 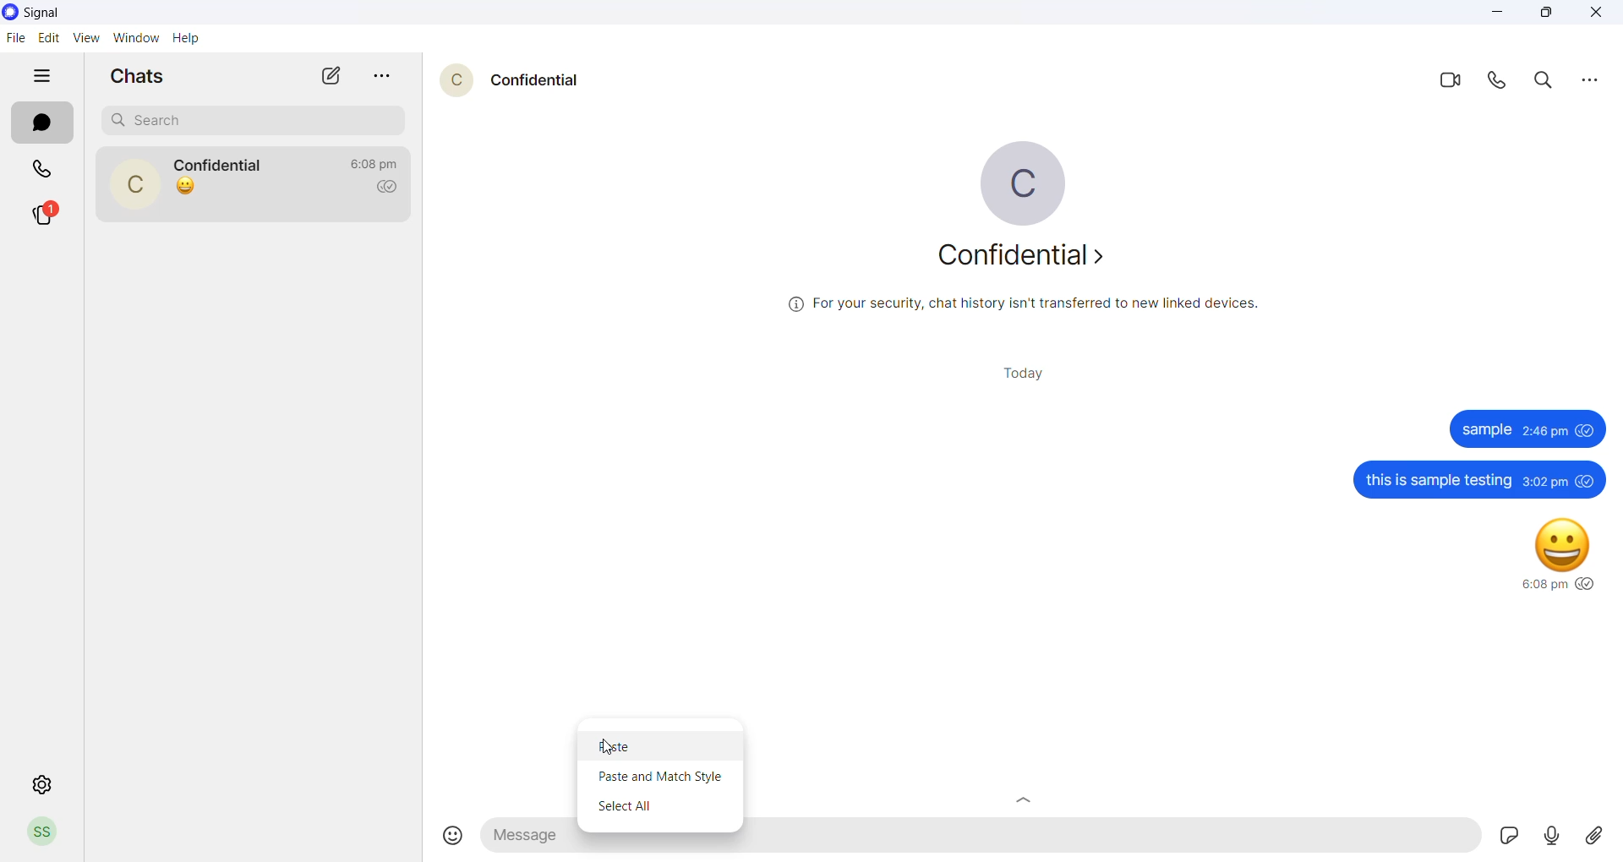 I want to click on stories, so click(x=53, y=213).